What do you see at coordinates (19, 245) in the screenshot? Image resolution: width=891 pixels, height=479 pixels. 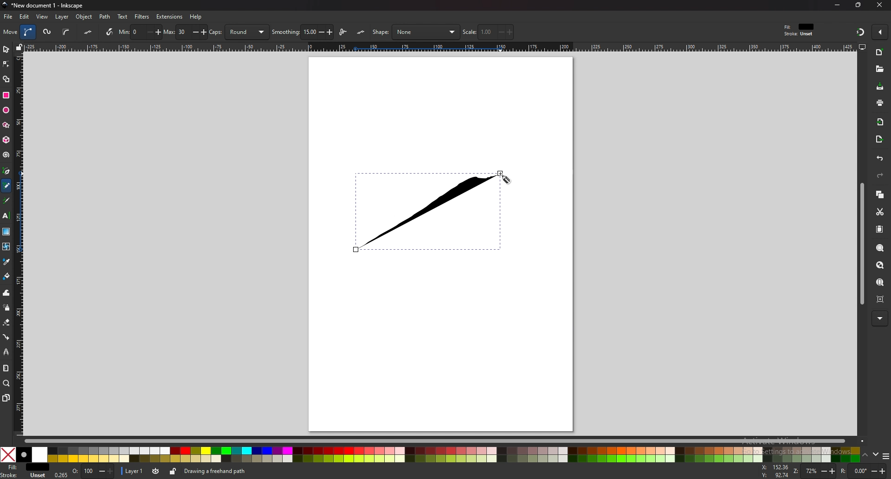 I see `vertical scale` at bounding box center [19, 245].